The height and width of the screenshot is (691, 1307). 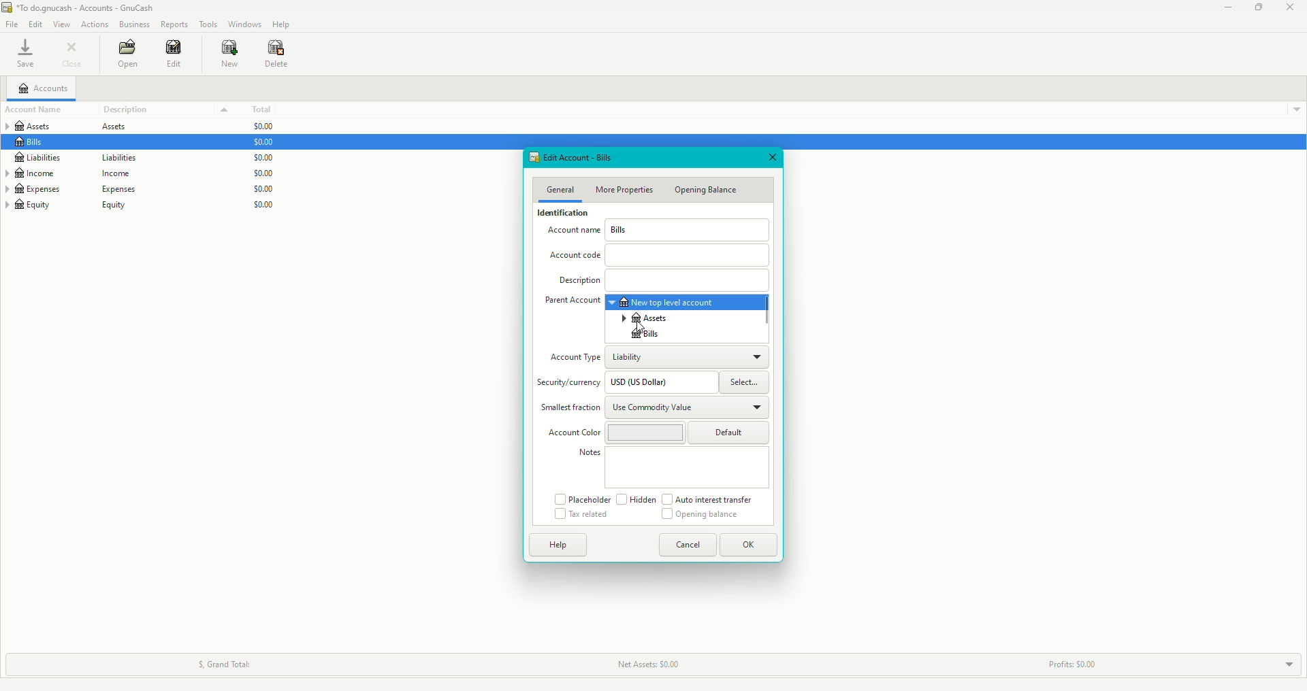 What do you see at coordinates (84, 9) in the screenshot?
I see `GnuCash` at bounding box center [84, 9].